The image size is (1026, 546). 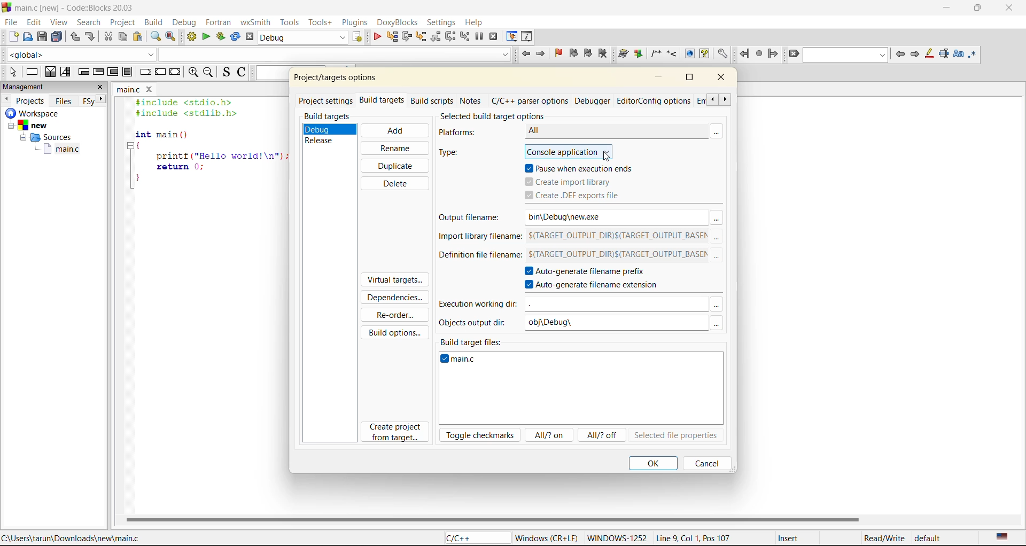 What do you see at coordinates (958, 55) in the screenshot?
I see `match case` at bounding box center [958, 55].